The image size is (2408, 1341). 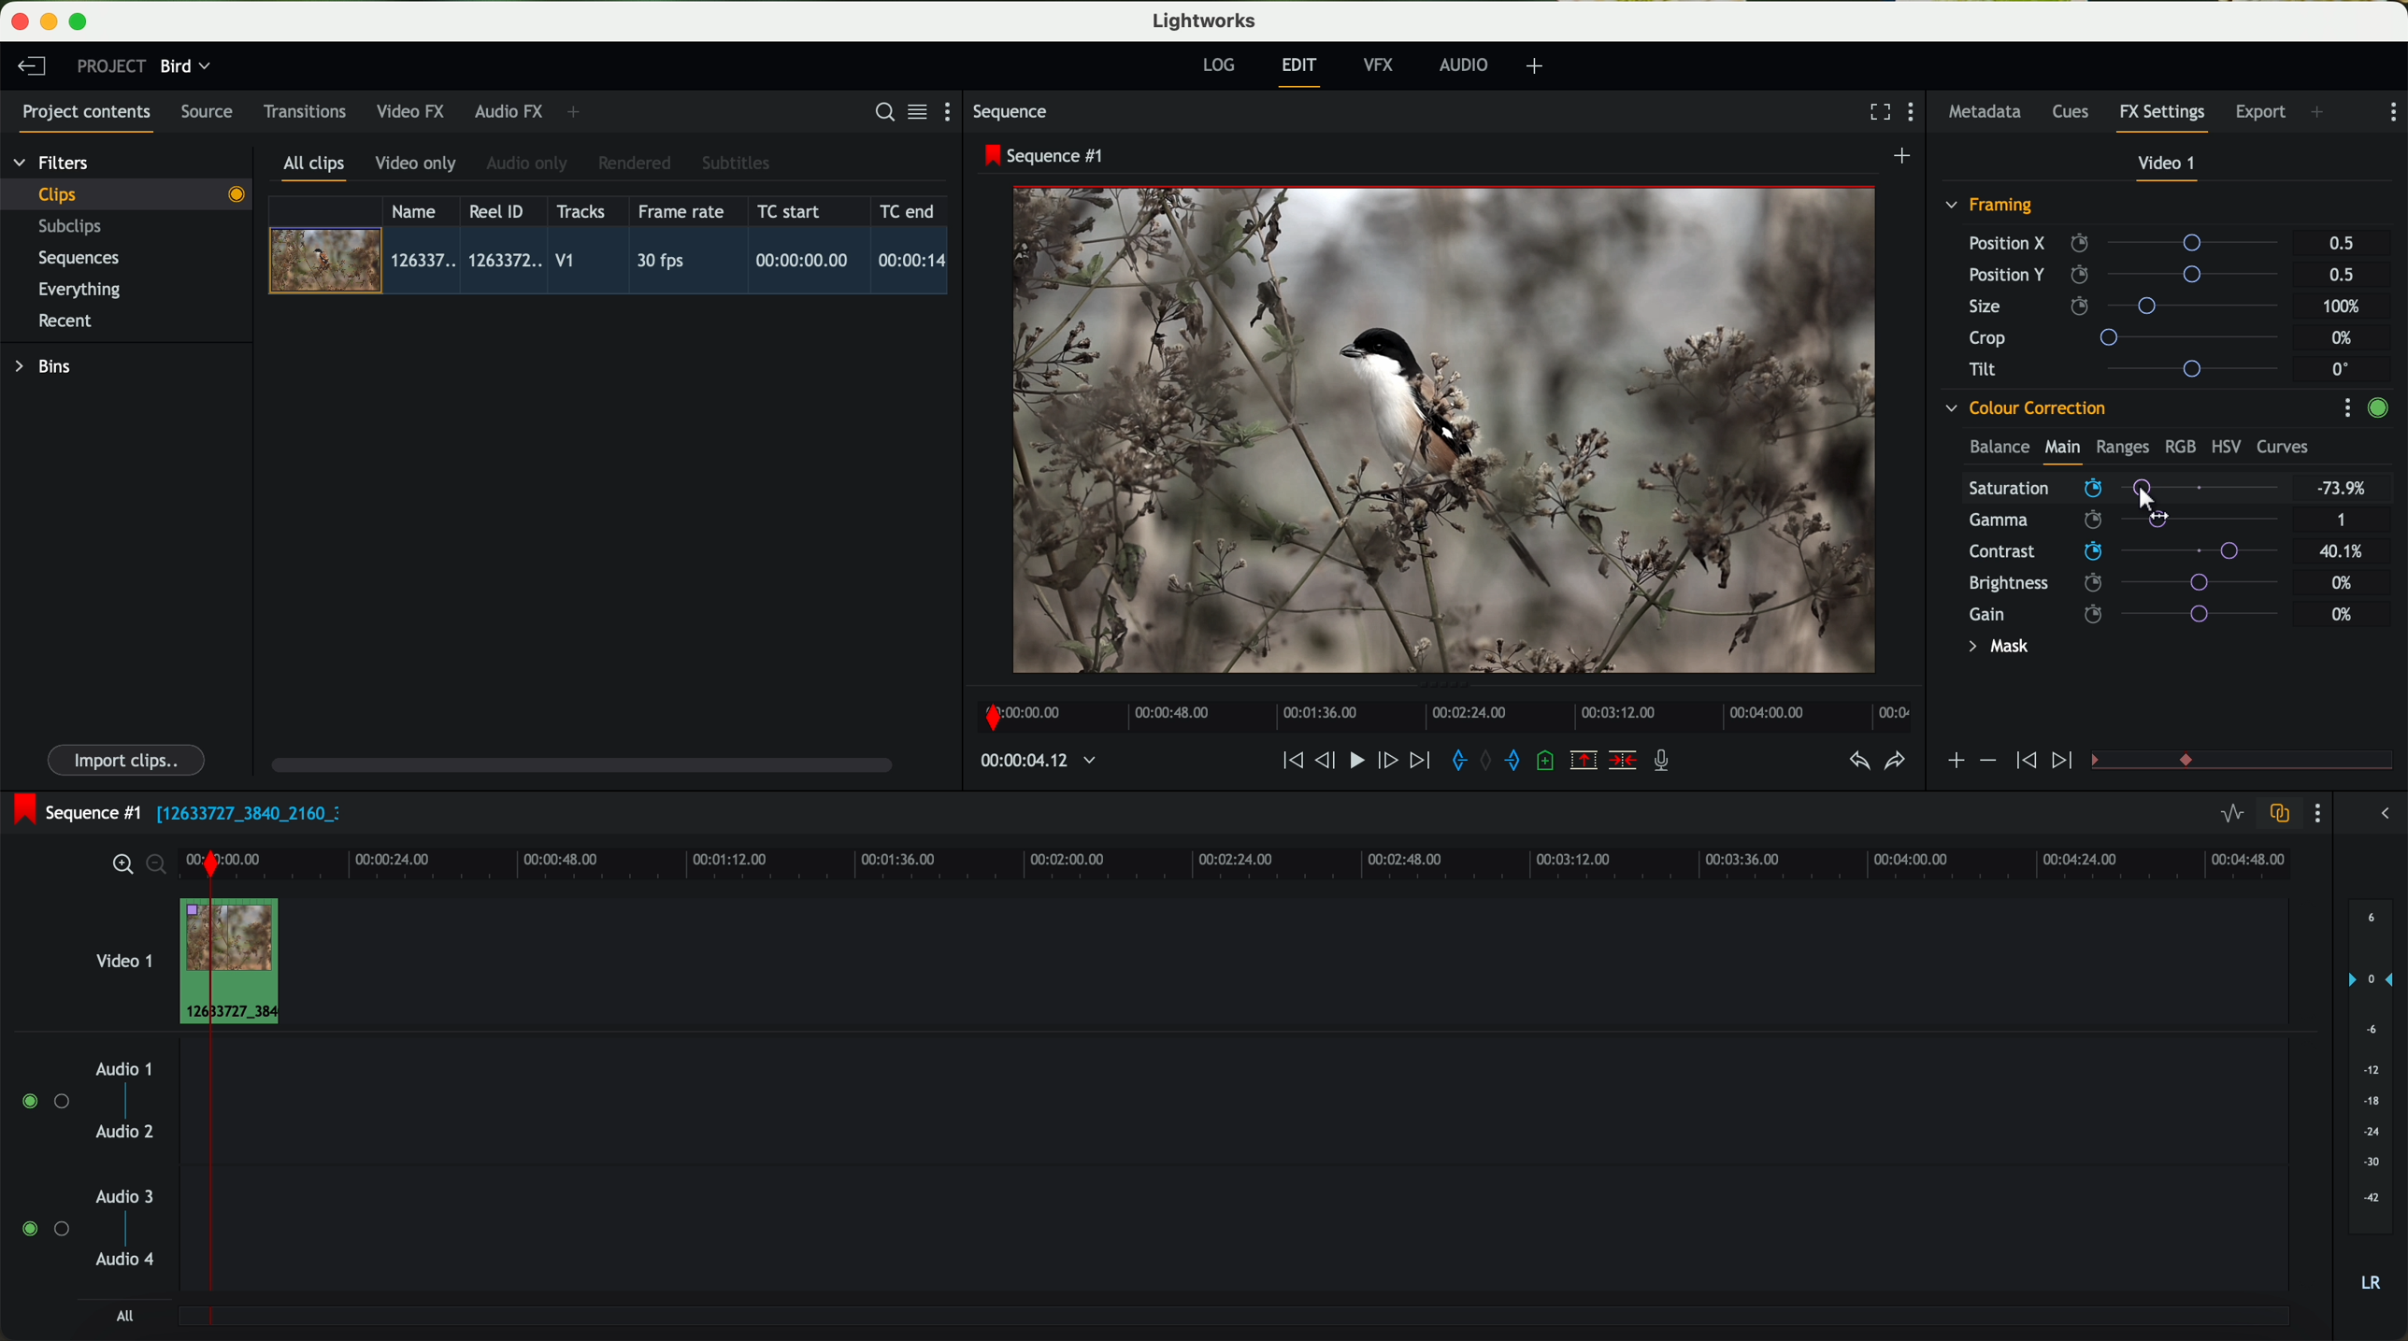 What do you see at coordinates (2322, 114) in the screenshot?
I see `add panel` at bounding box center [2322, 114].